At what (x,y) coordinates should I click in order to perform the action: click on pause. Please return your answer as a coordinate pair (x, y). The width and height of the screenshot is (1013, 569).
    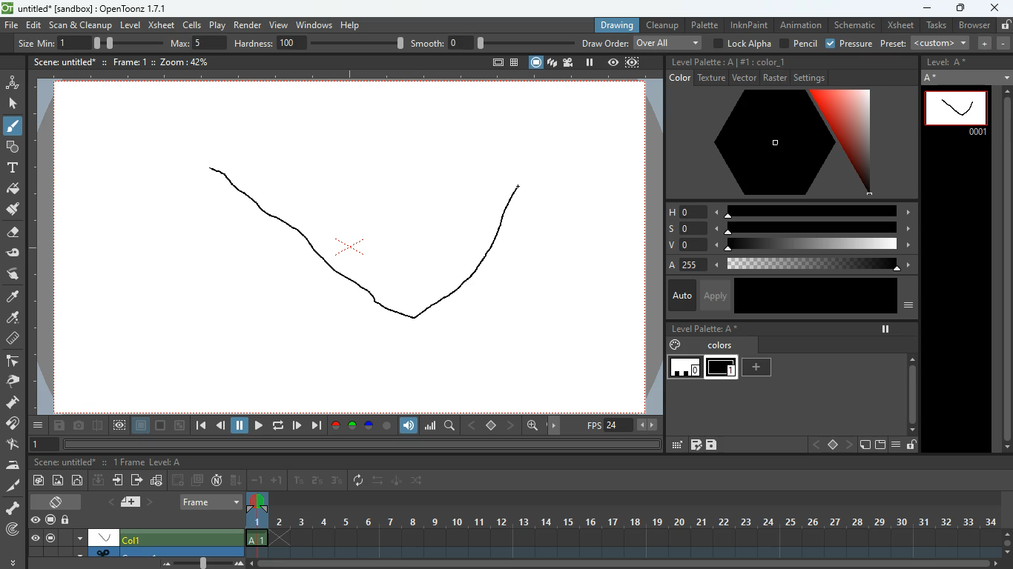
    Looking at the image, I should click on (590, 62).